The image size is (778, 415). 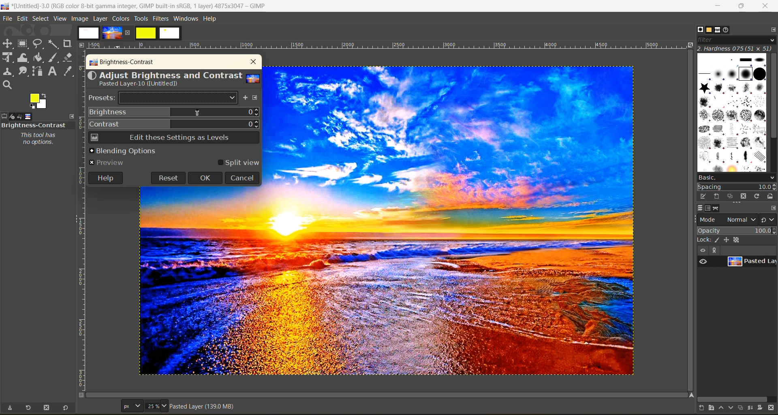 What do you see at coordinates (211, 20) in the screenshot?
I see `help` at bounding box center [211, 20].